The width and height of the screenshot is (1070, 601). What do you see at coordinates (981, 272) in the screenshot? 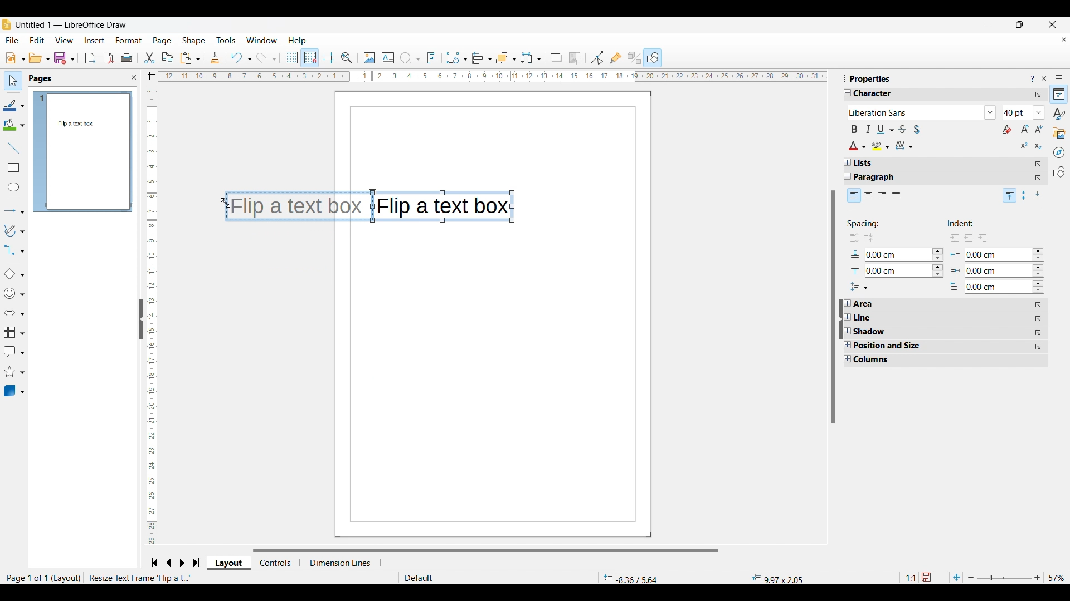
I see `0 cm` at bounding box center [981, 272].